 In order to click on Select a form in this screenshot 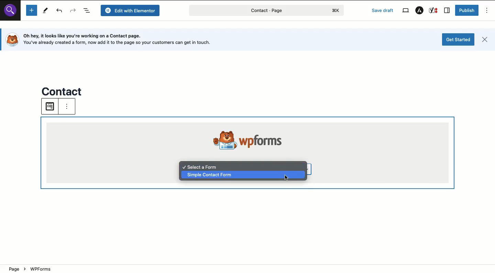, I will do `click(201, 166)`.